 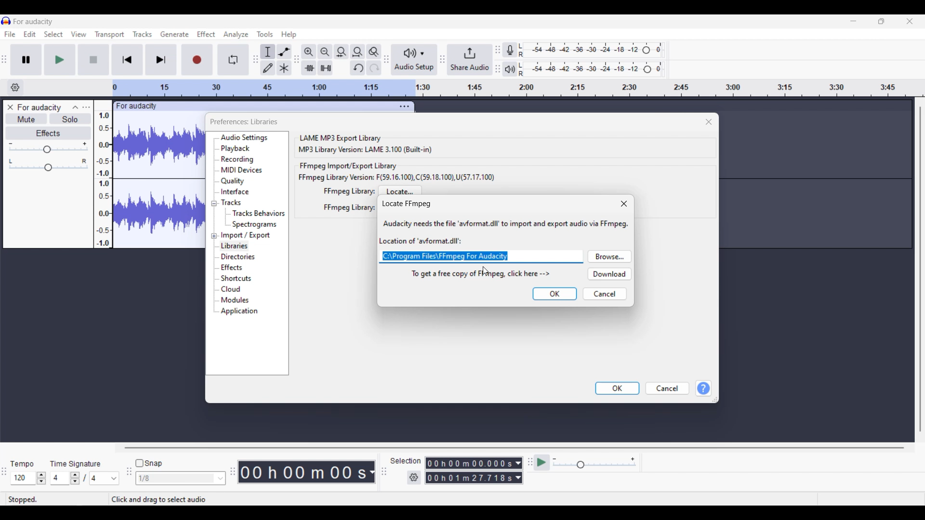 I want to click on Playback level, so click(x=591, y=69).